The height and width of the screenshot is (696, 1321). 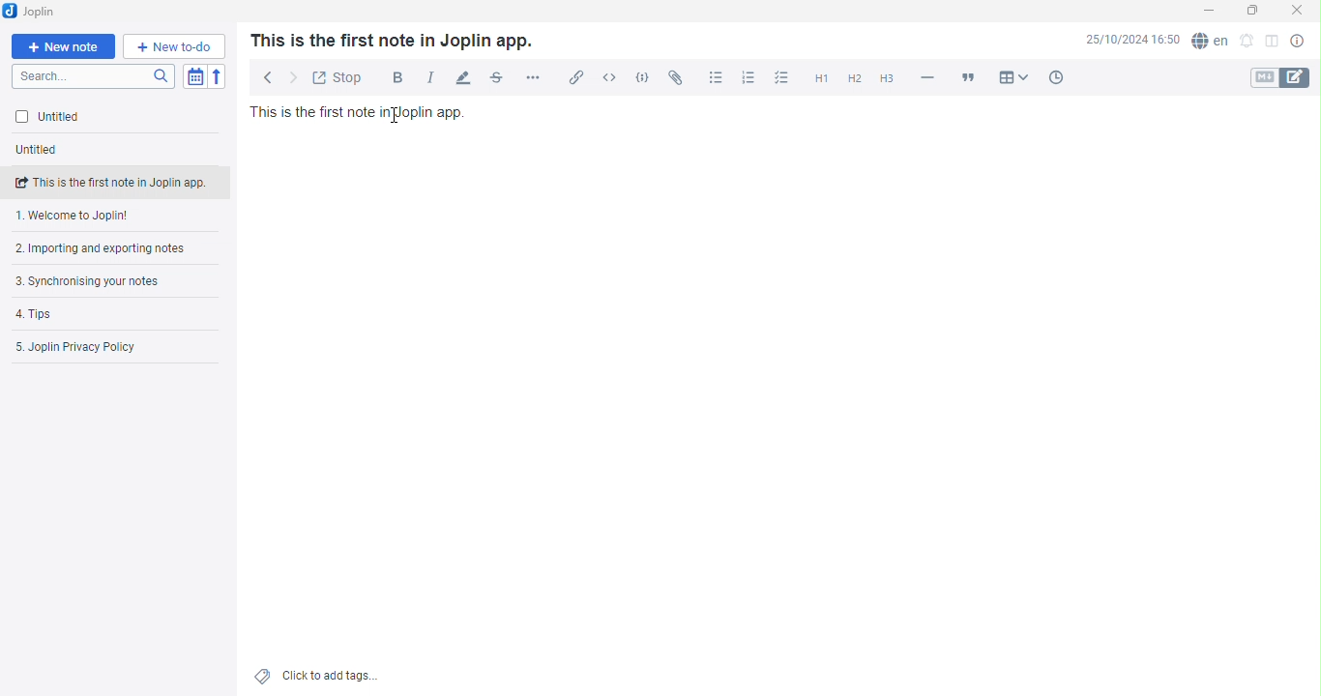 What do you see at coordinates (197, 76) in the screenshot?
I see `Toggle sort order field` at bounding box center [197, 76].